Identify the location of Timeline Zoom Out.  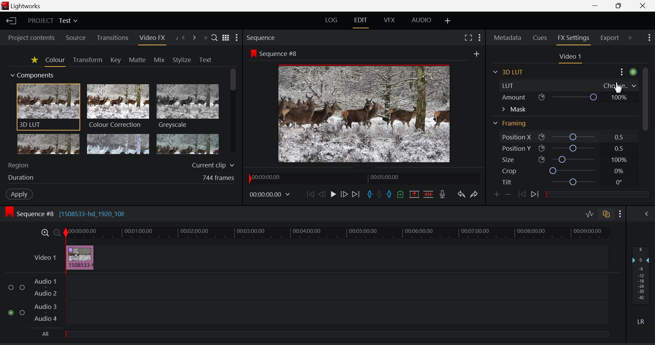
(57, 232).